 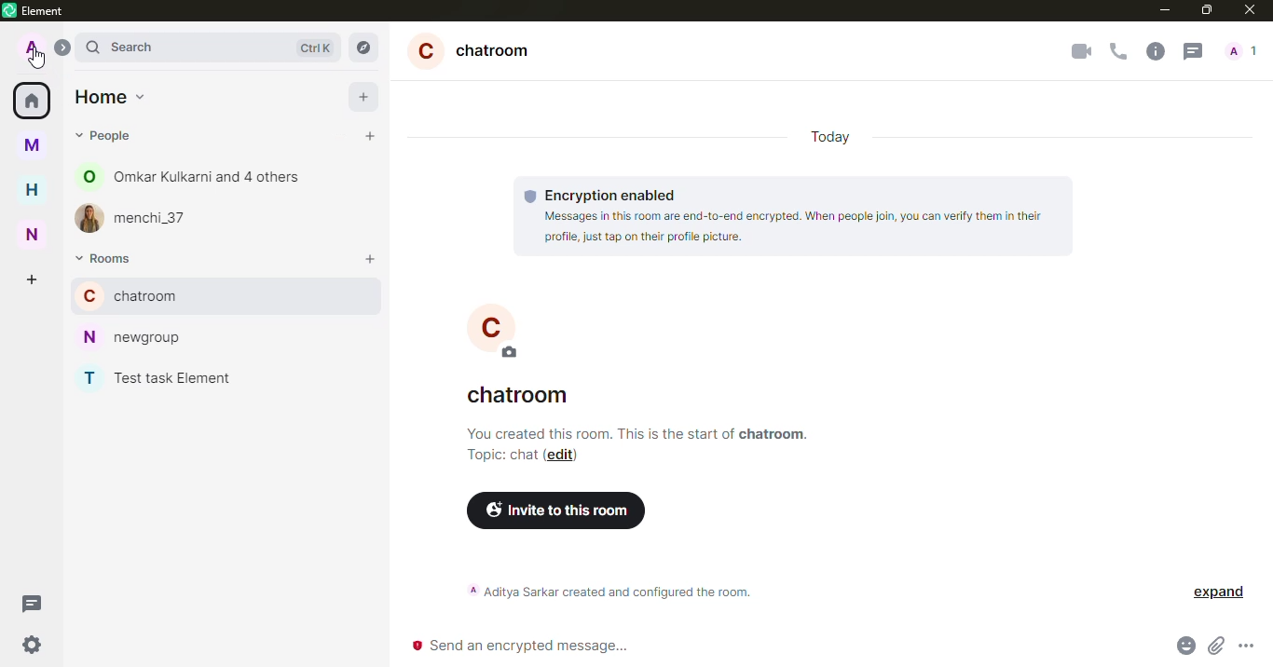 I want to click on add, so click(x=365, y=98).